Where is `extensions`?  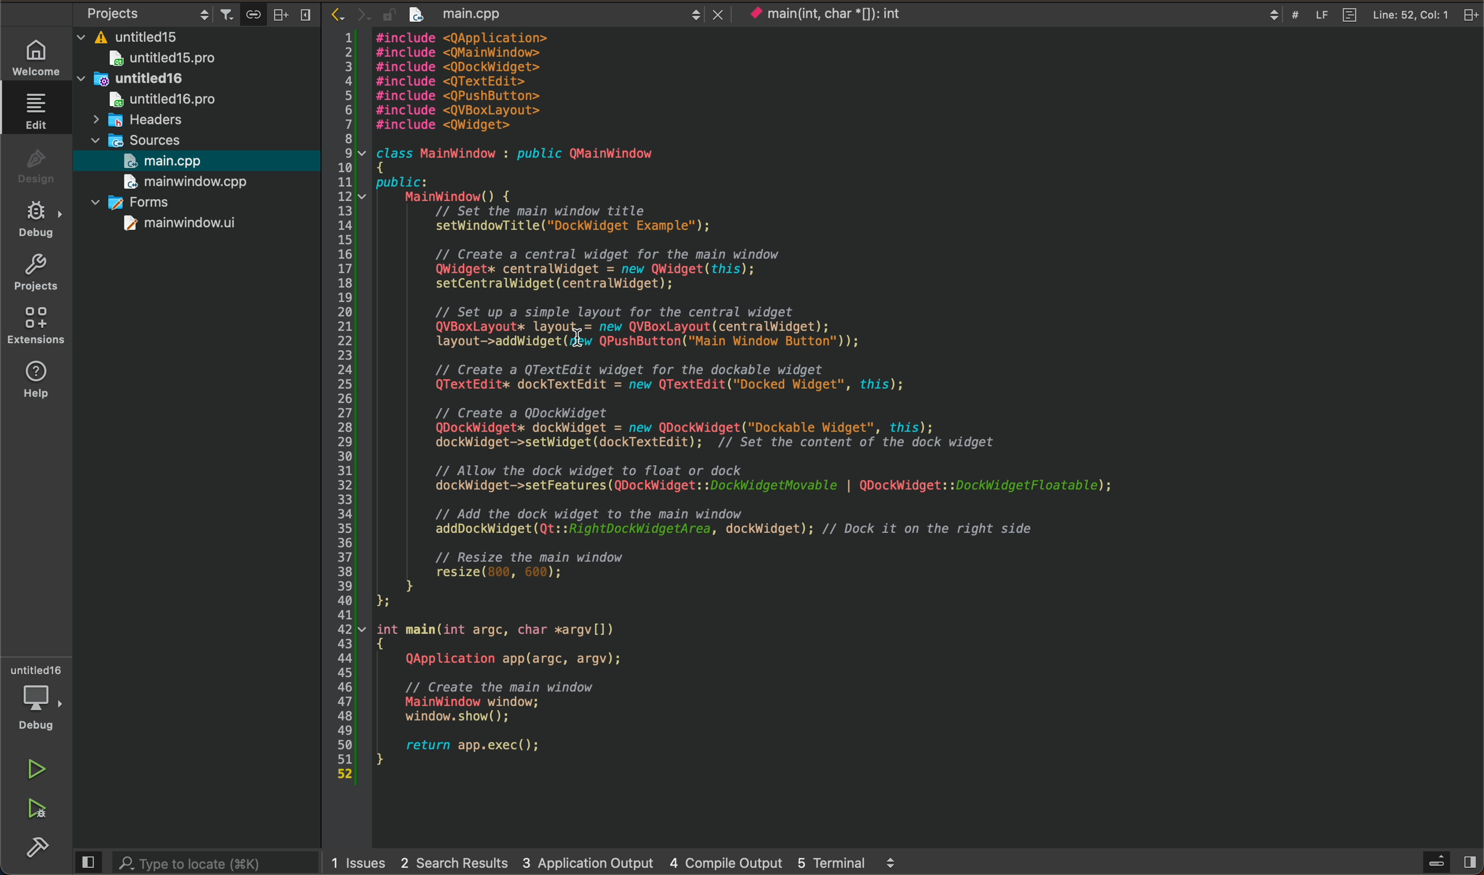
extensions is located at coordinates (36, 327).